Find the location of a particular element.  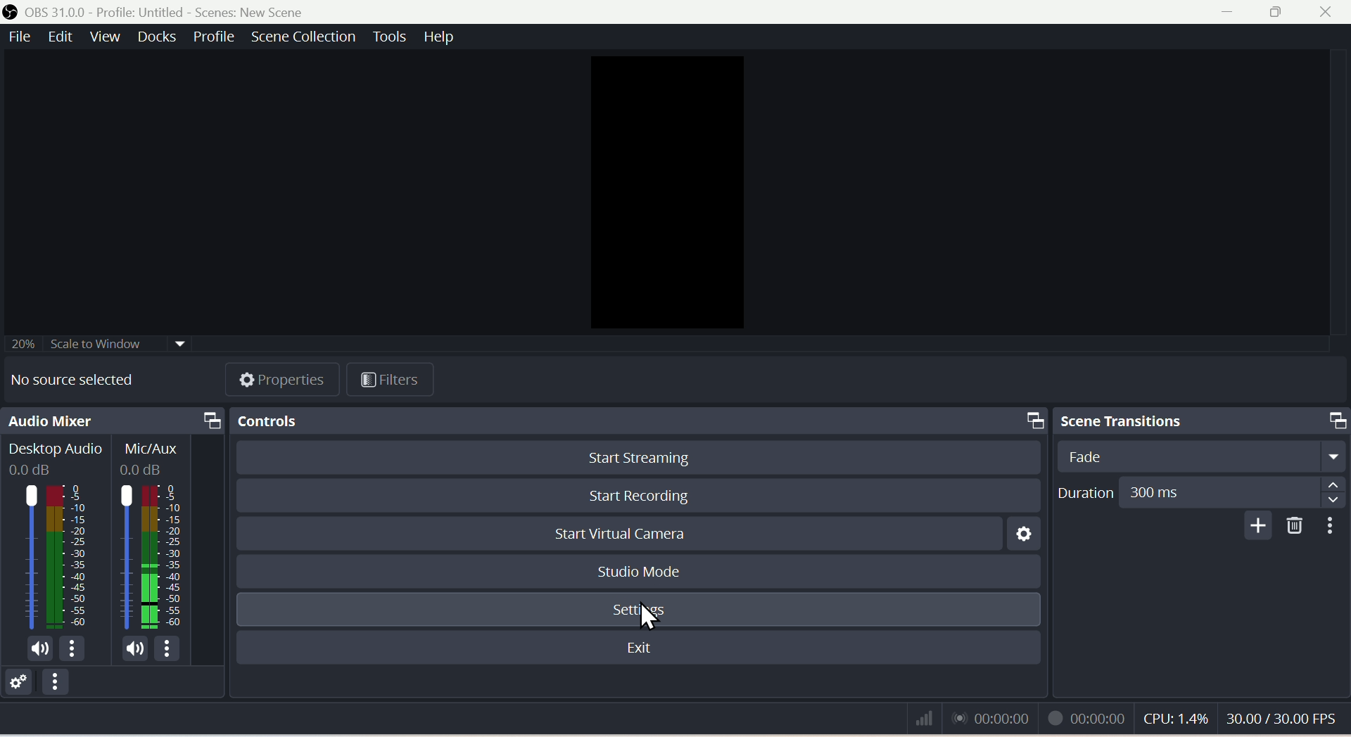

Audio bar is located at coordinates (113, 546).